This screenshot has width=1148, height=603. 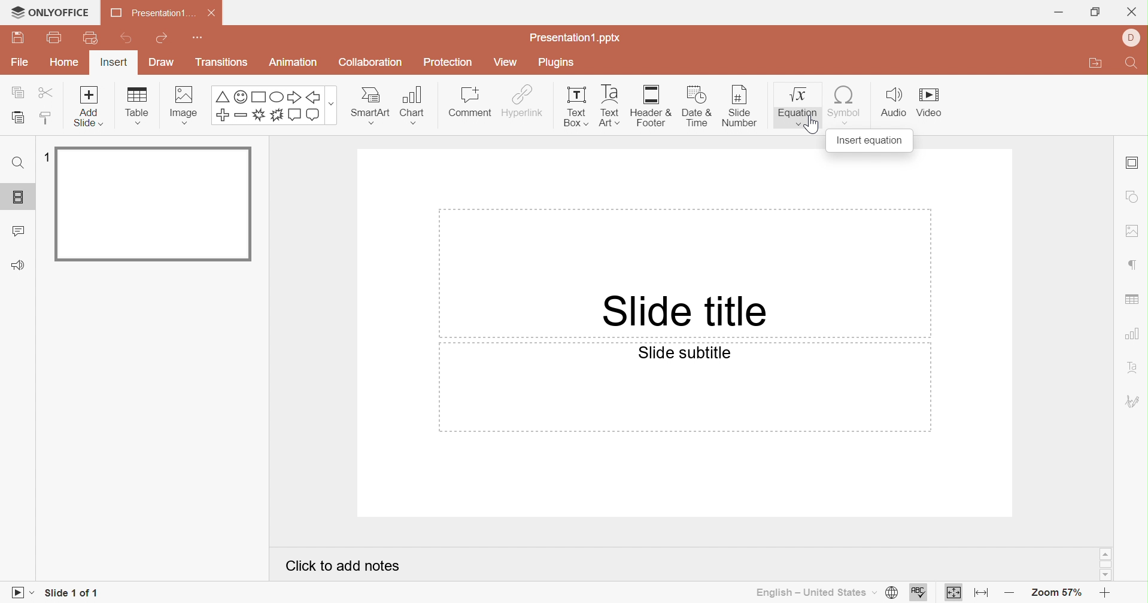 I want to click on Hyperlink, so click(x=525, y=103).